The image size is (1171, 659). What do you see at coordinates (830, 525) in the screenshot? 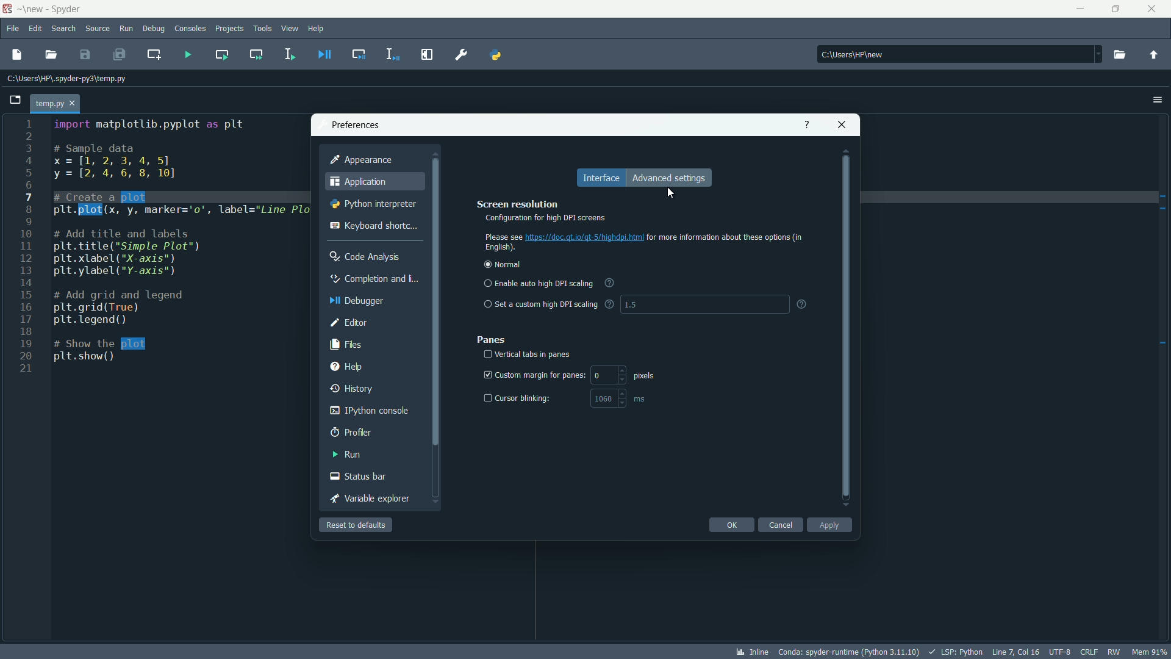
I see `apply` at bounding box center [830, 525].